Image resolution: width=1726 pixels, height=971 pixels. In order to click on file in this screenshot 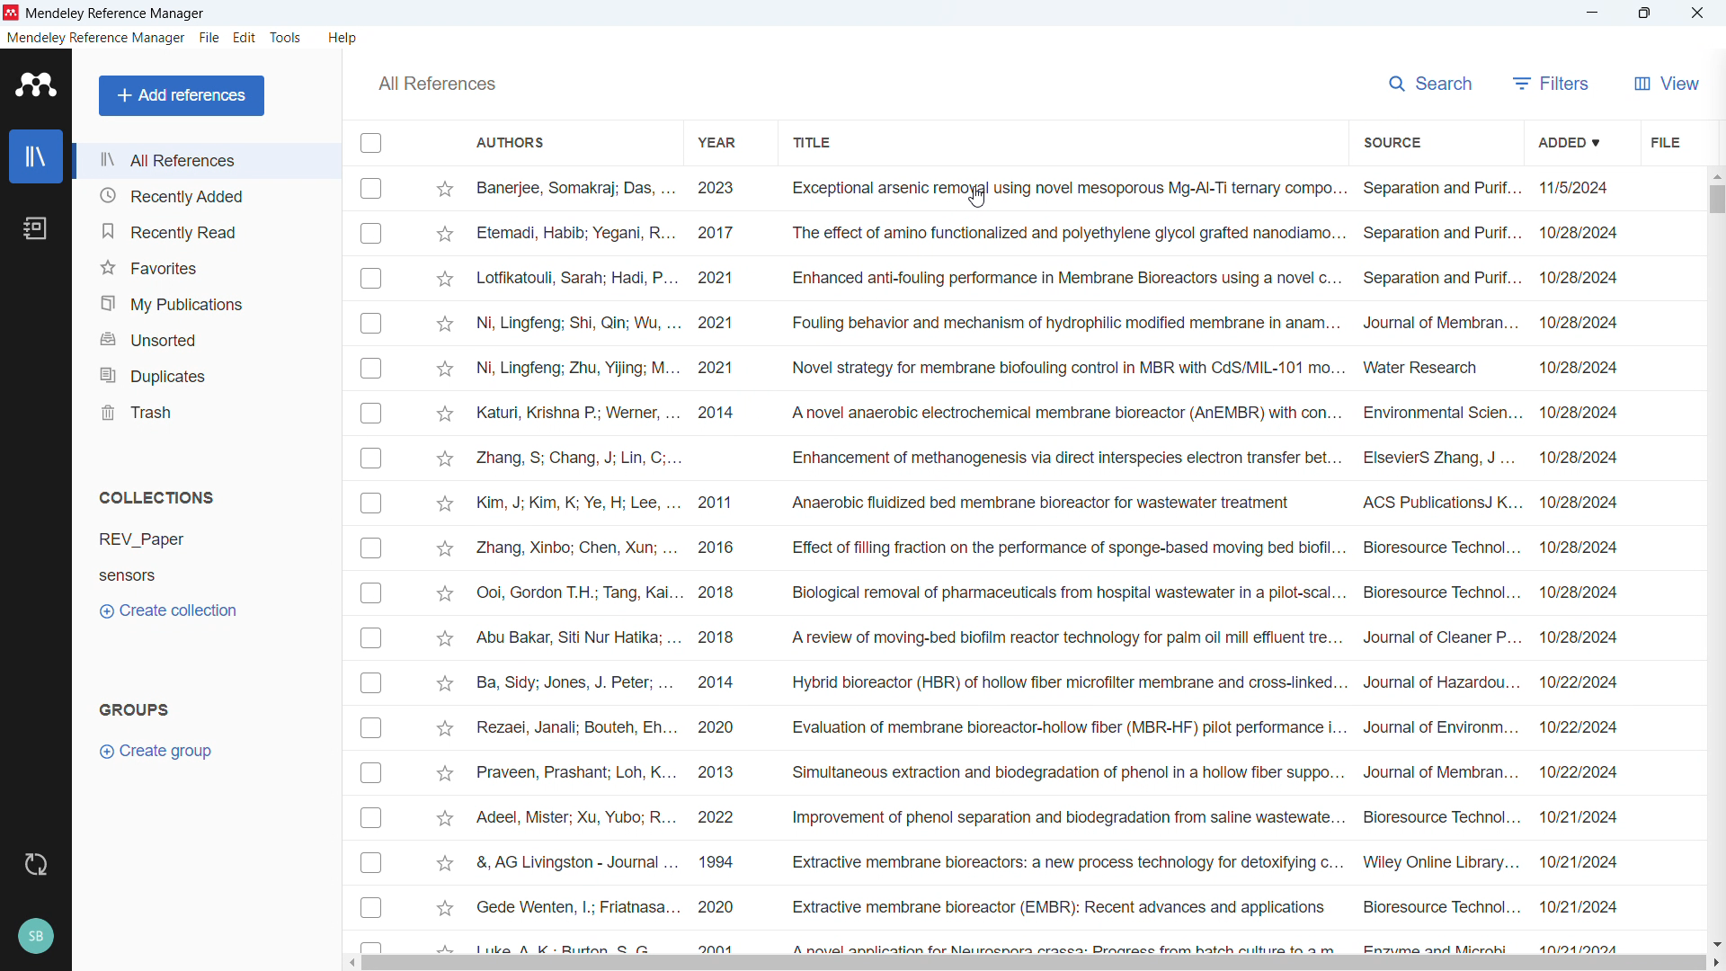, I will do `click(1665, 141)`.